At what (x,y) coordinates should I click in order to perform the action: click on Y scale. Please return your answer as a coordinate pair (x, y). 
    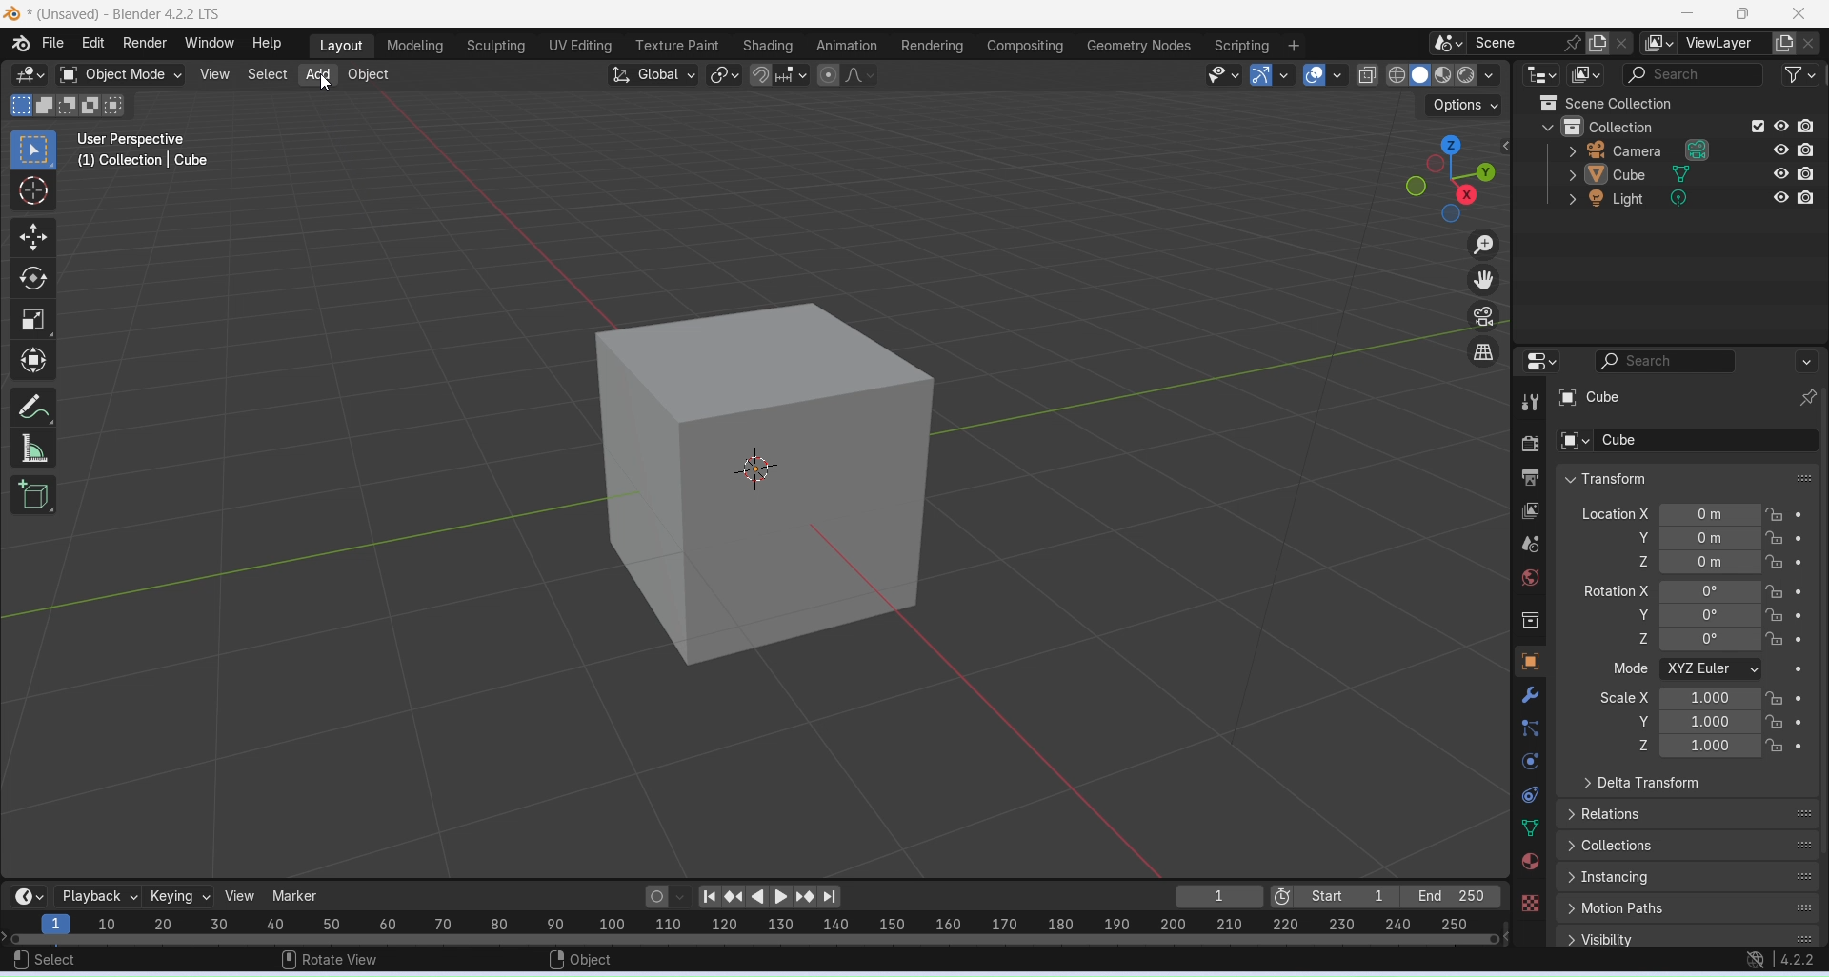
    Looking at the image, I should click on (1733, 722).